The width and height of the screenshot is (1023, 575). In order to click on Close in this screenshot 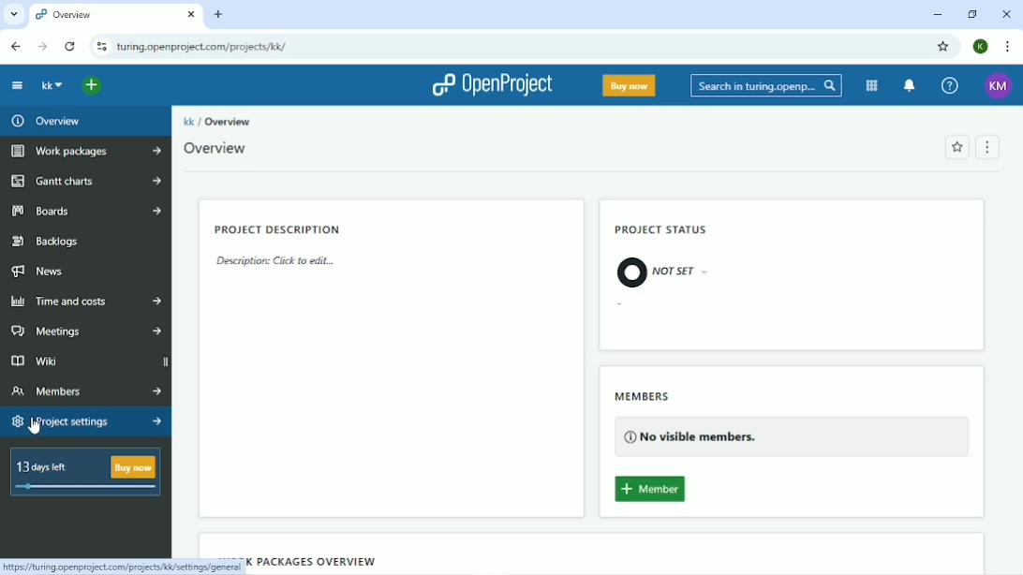, I will do `click(1006, 13)`.